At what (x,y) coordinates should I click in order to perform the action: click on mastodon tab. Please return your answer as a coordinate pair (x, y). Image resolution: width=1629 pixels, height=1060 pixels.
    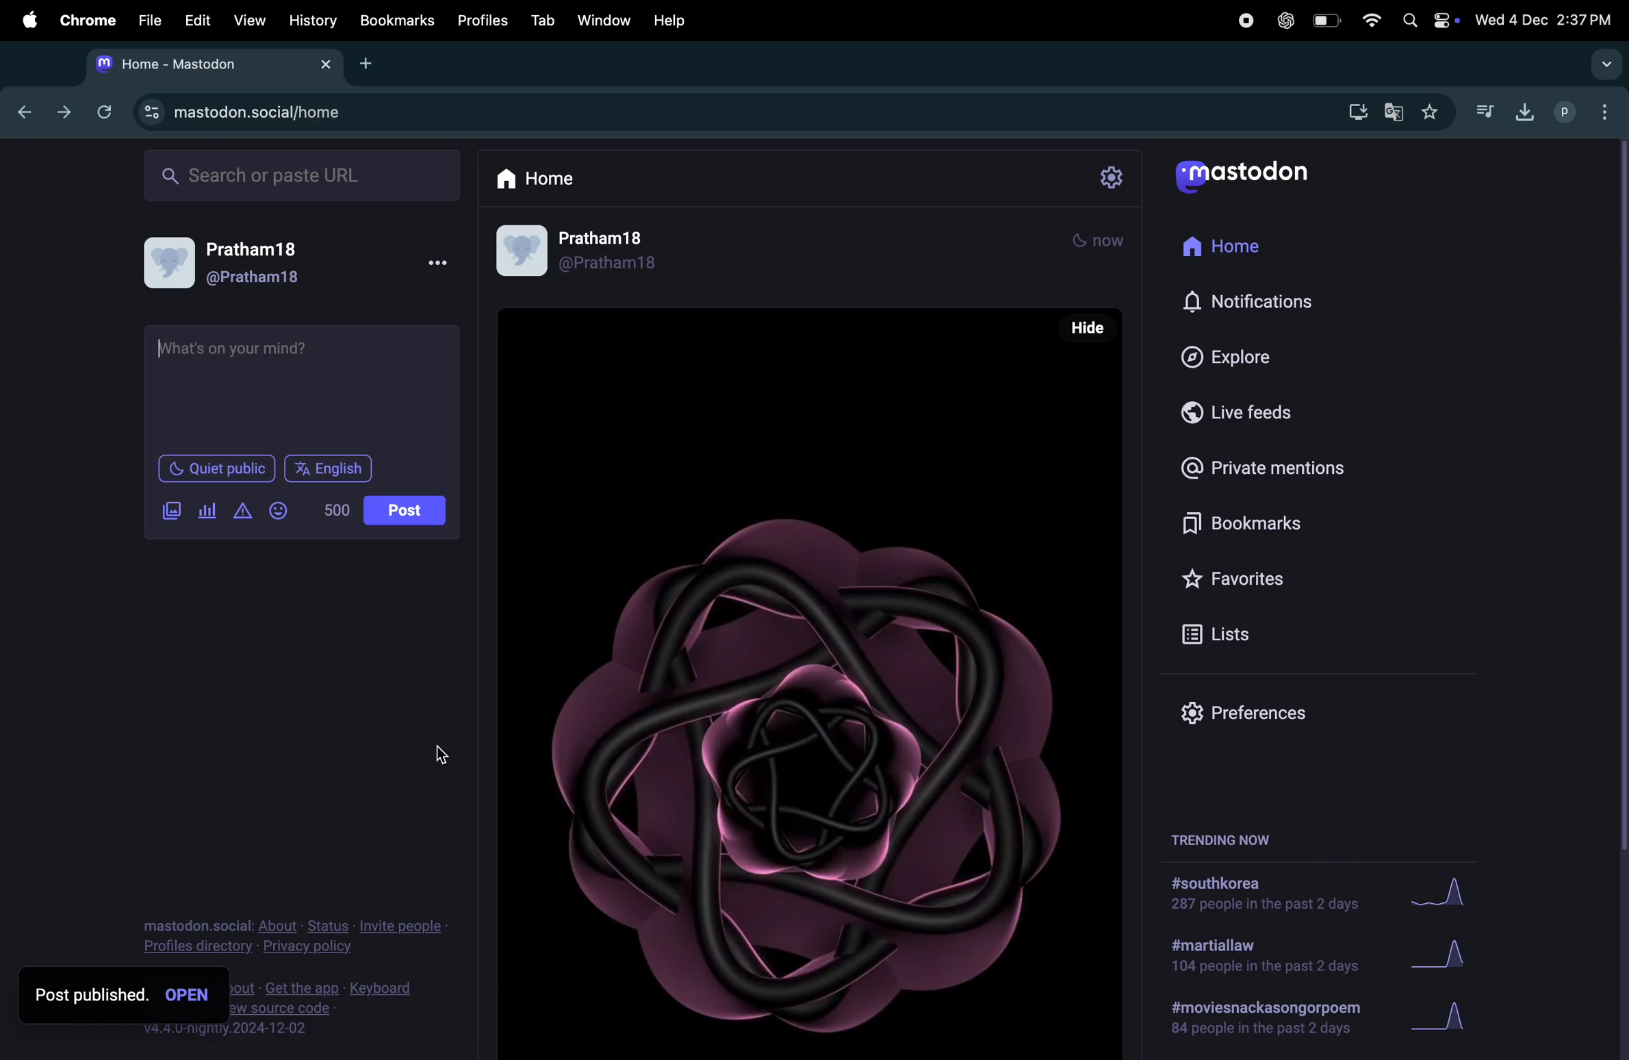
    Looking at the image, I should click on (208, 64).